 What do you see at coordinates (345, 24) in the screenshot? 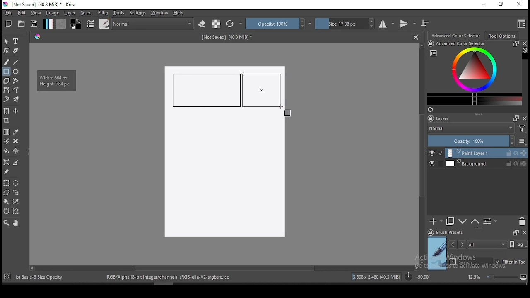
I see `size` at bounding box center [345, 24].